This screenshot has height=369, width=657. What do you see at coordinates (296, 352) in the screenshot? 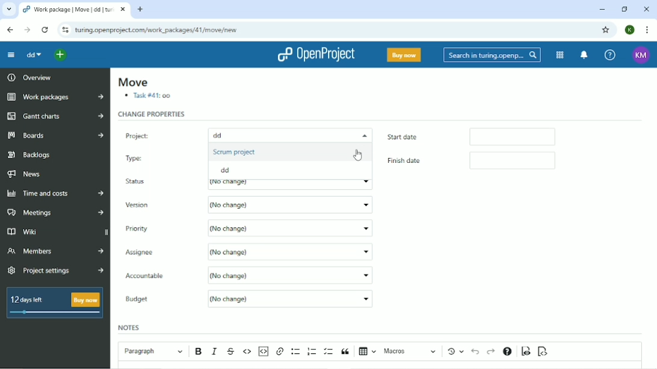
I see `Bulleted list` at bounding box center [296, 352].